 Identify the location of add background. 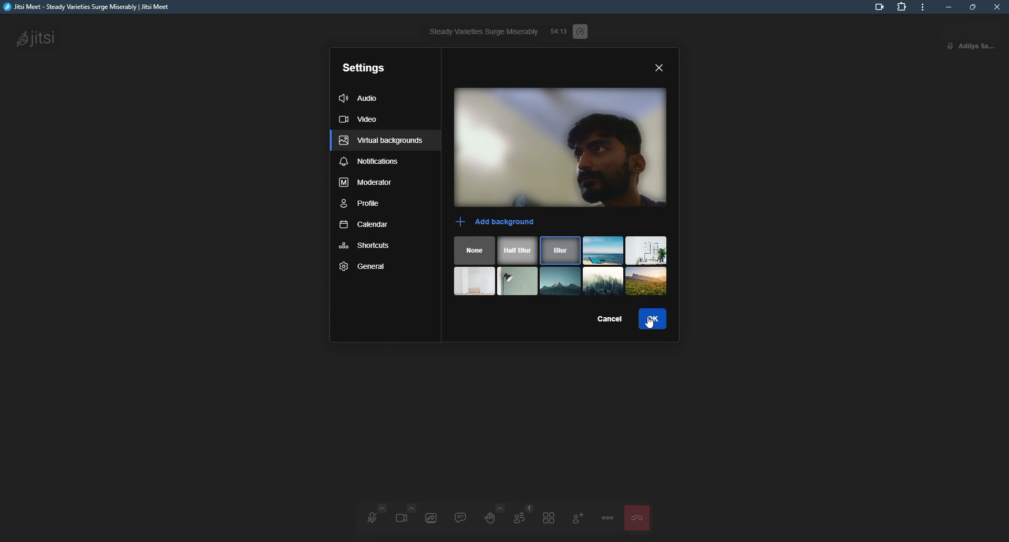
(497, 223).